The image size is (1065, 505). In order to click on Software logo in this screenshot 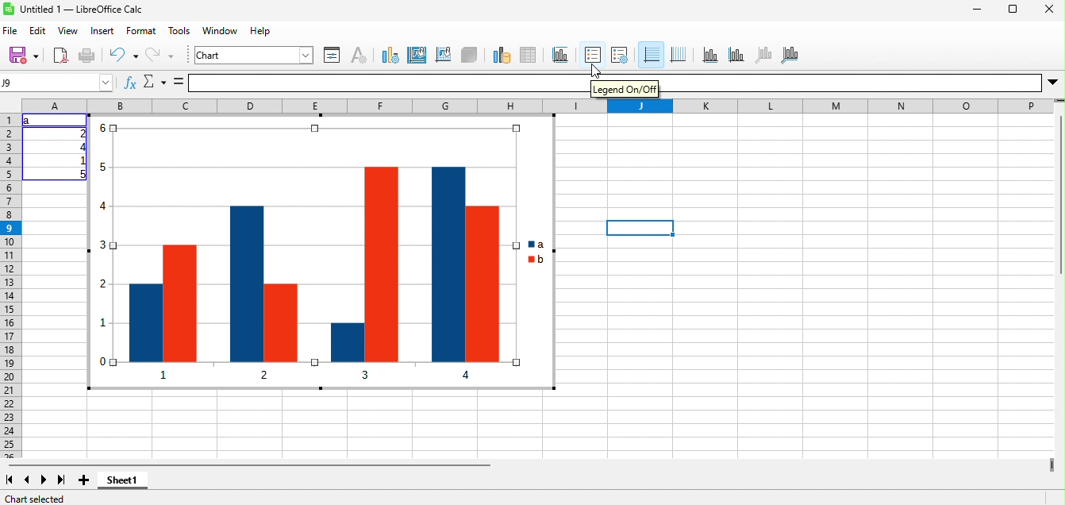, I will do `click(9, 9)`.